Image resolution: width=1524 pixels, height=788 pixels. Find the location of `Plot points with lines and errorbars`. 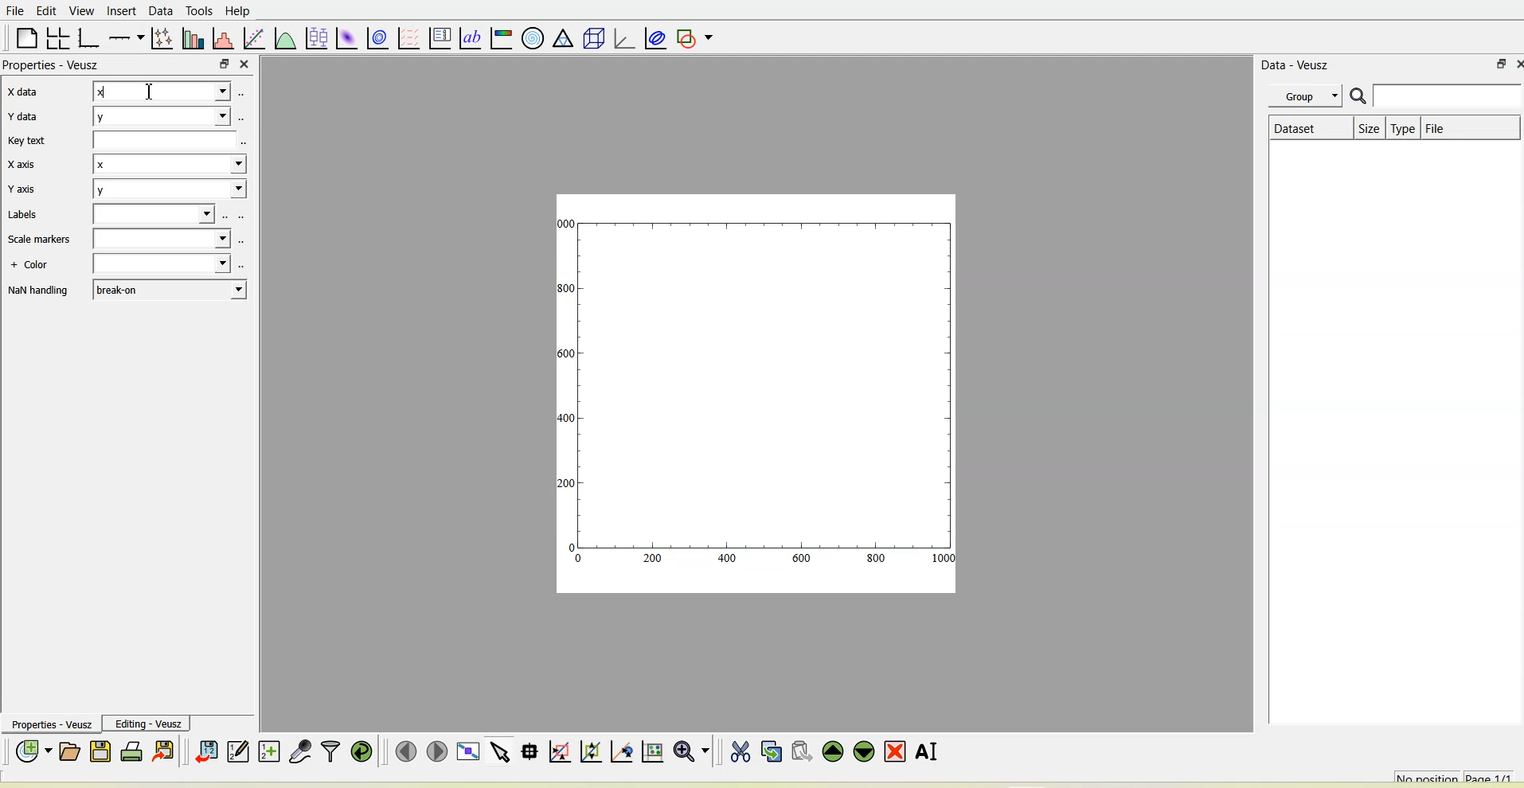

Plot points with lines and errorbars is located at coordinates (162, 37).